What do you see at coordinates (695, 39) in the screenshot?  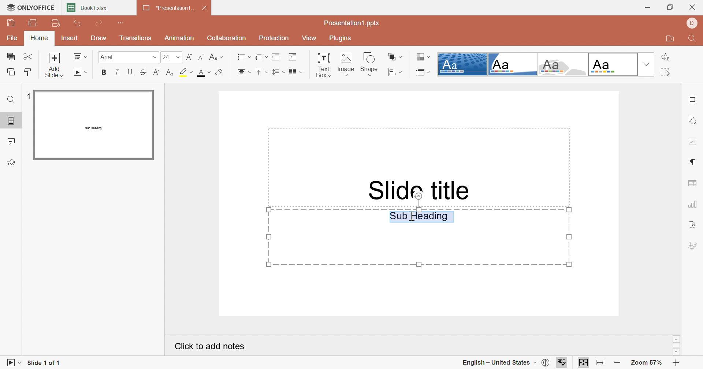 I see `Find` at bounding box center [695, 39].